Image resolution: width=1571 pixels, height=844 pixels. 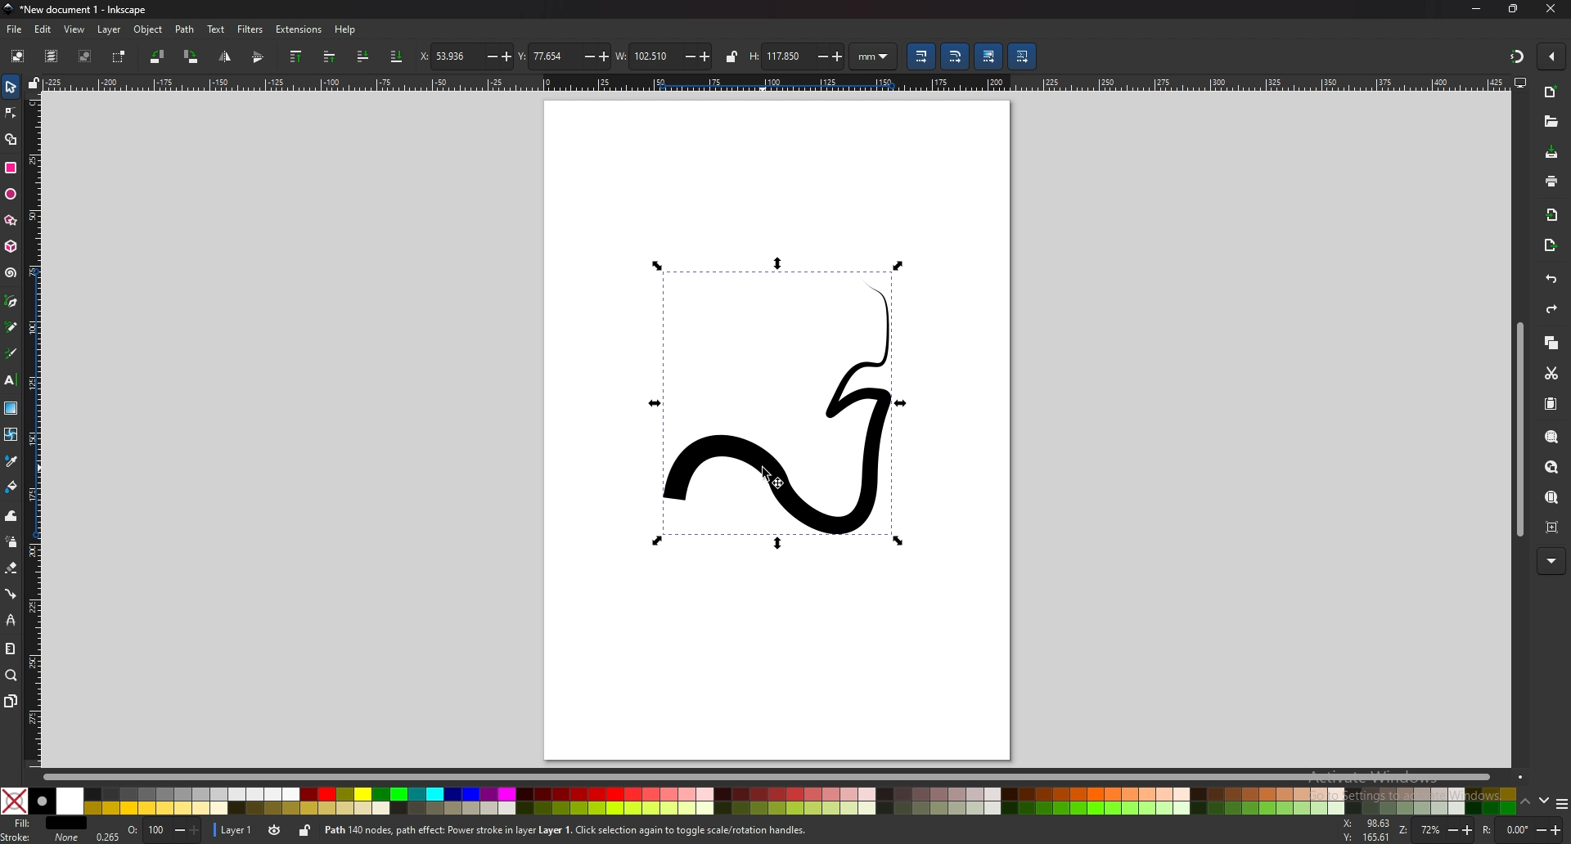 I want to click on pen, so click(x=11, y=301).